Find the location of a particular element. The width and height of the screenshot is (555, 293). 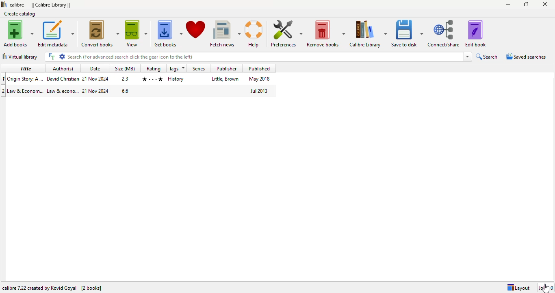

calibre 7.22 created by Kovid Goyal is located at coordinates (39, 288).